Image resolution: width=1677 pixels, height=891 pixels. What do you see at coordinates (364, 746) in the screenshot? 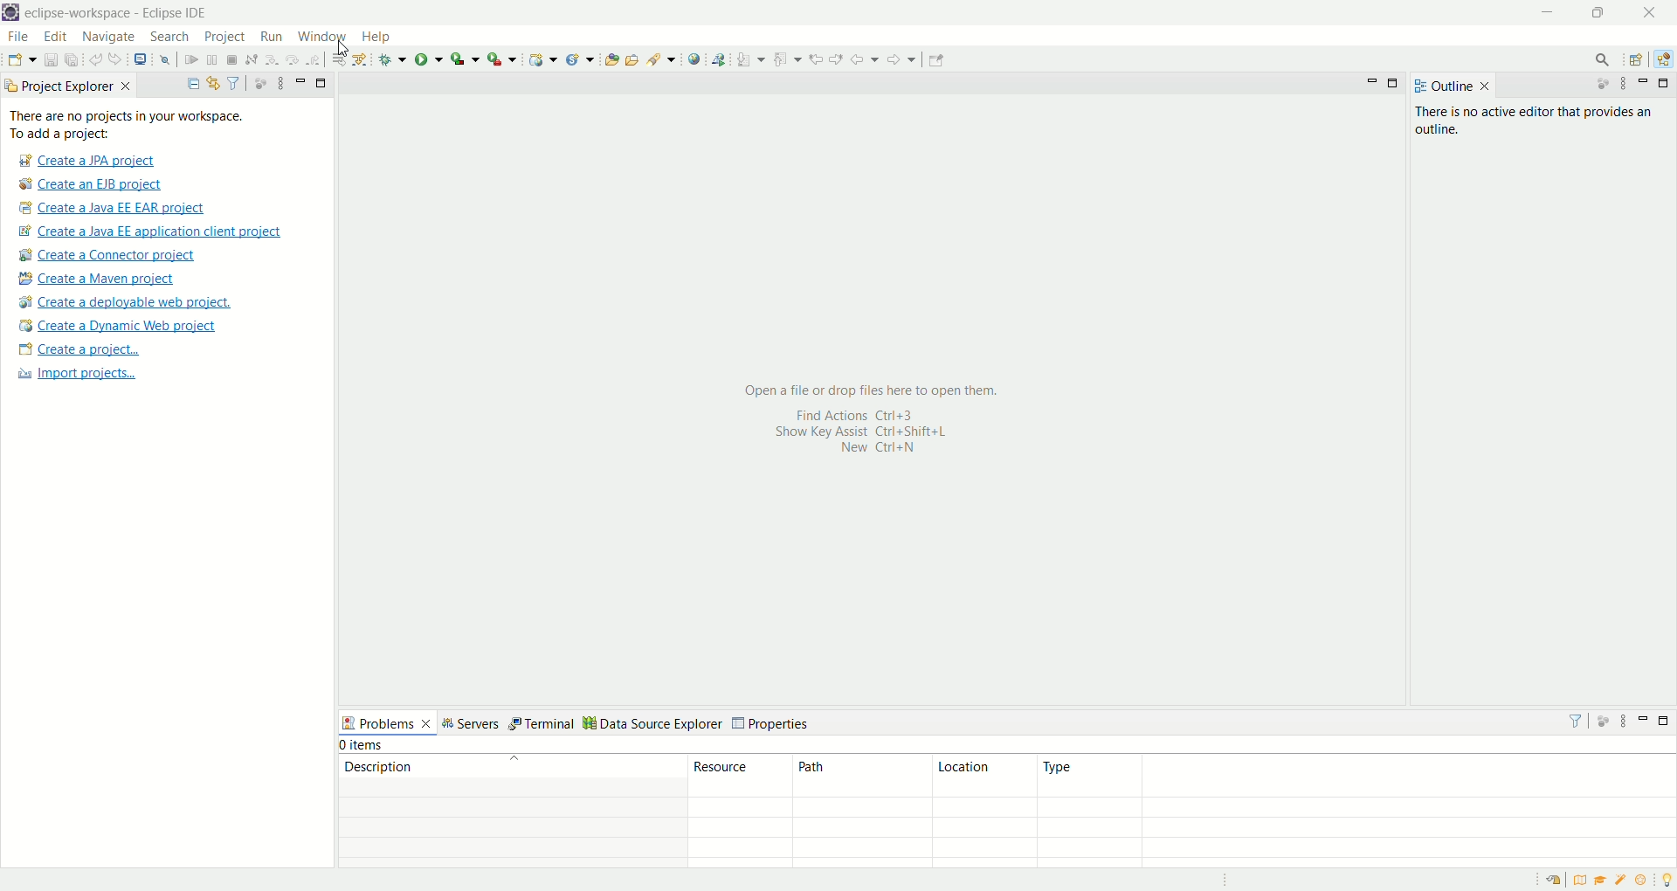
I see `items` at bounding box center [364, 746].